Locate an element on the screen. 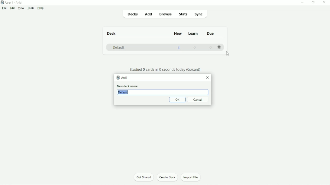  Stats is located at coordinates (184, 14).